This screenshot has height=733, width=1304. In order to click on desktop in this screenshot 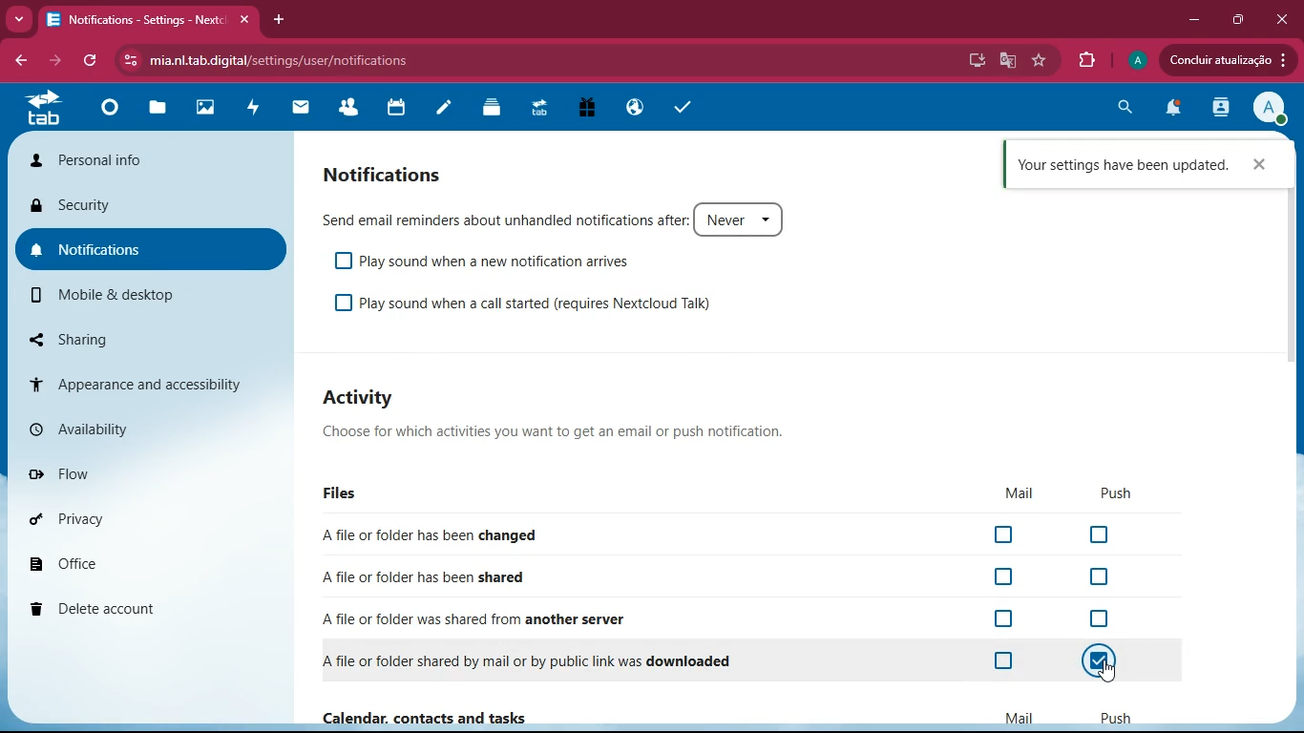, I will do `click(977, 62)`.